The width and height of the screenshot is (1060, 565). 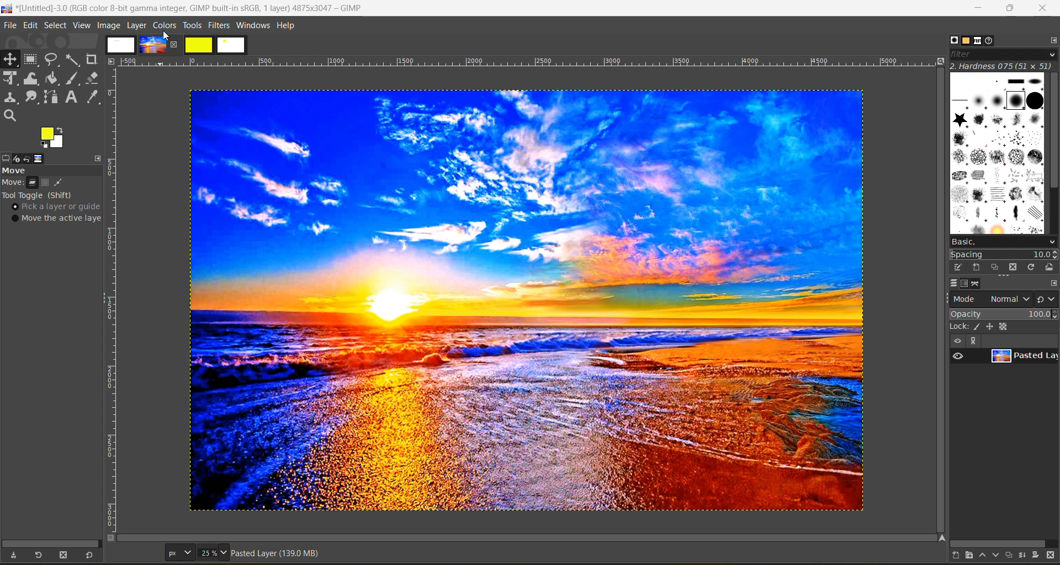 I want to click on channels, so click(x=964, y=284).